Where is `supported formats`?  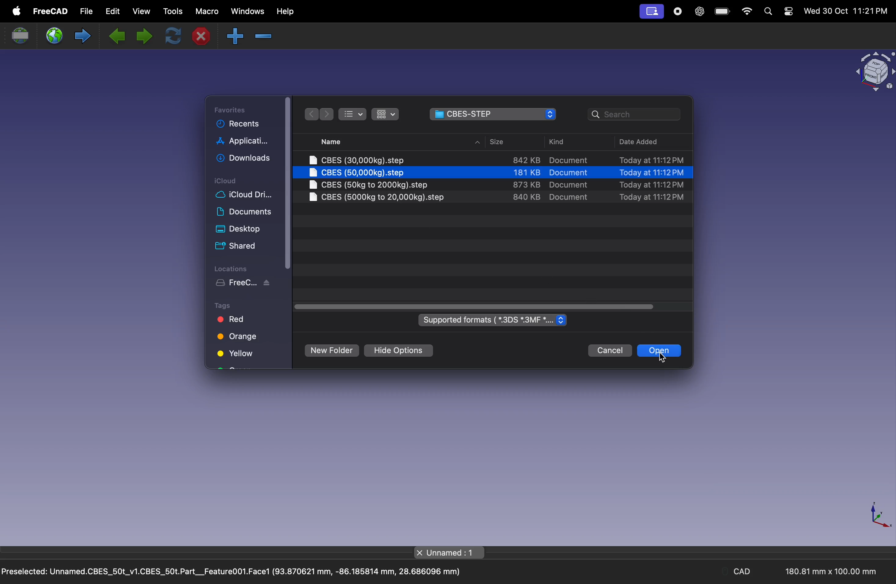 supported formats is located at coordinates (494, 322).